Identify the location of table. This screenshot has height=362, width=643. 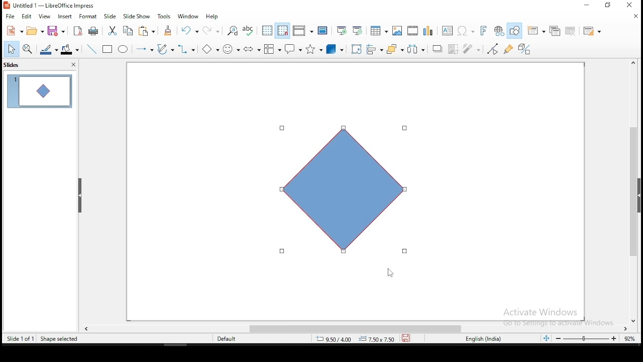
(379, 30).